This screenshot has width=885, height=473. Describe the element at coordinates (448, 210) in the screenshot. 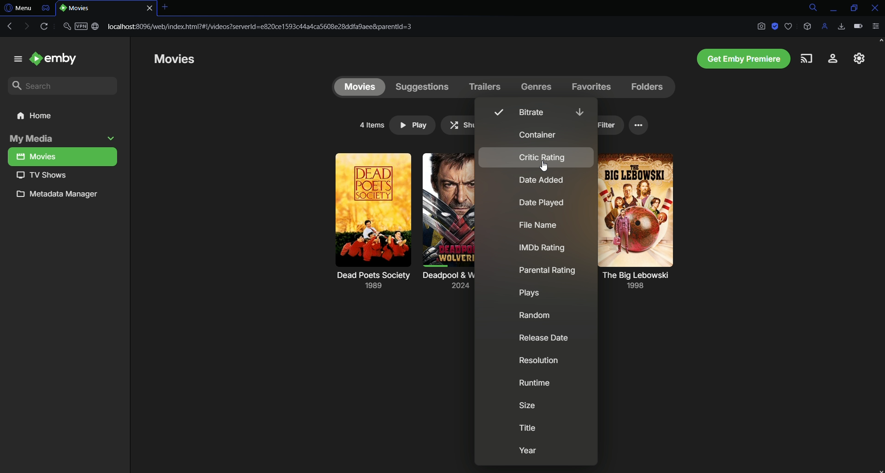

I see `Deadpool 3` at that location.